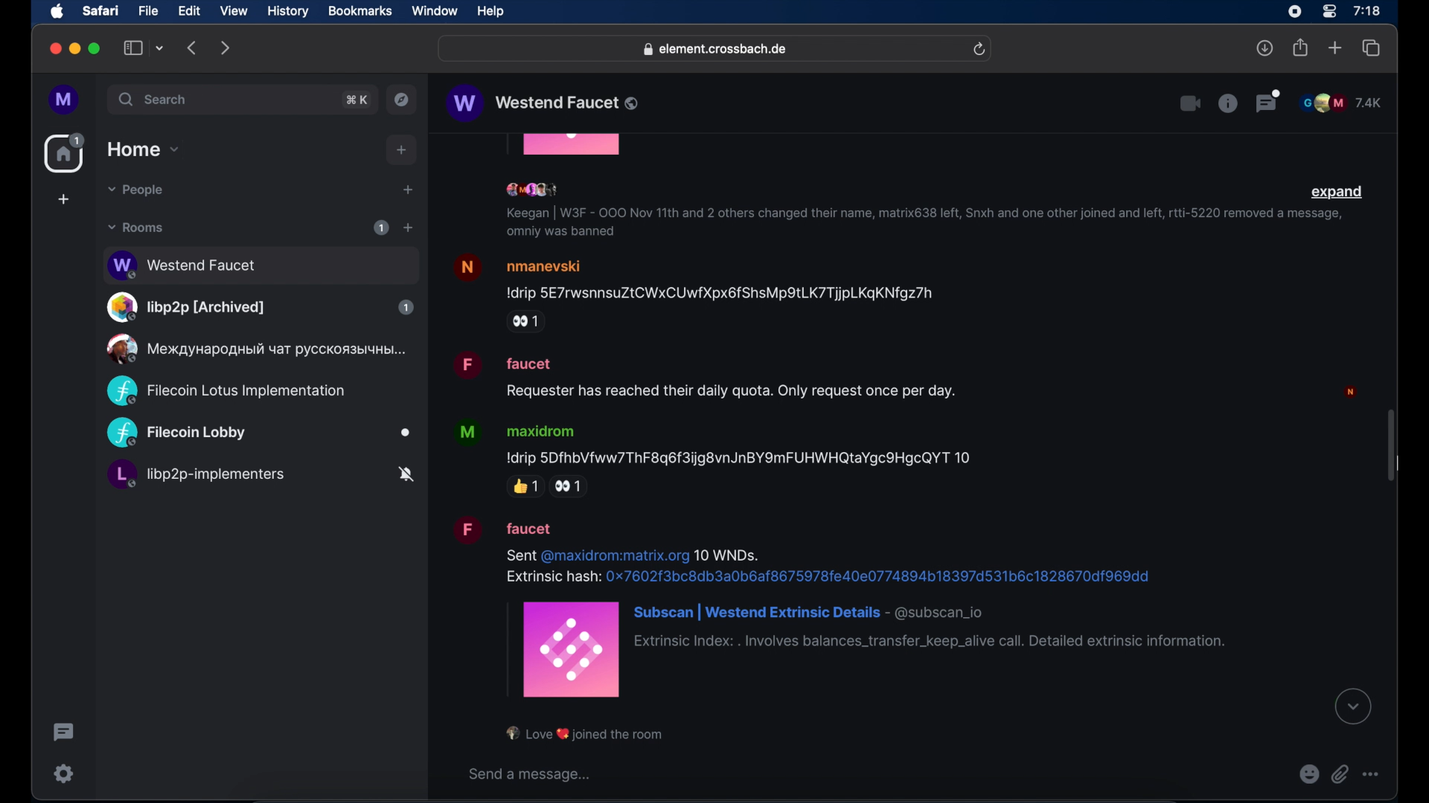 This screenshot has height=803, width=1429. What do you see at coordinates (226, 48) in the screenshot?
I see `forward` at bounding box center [226, 48].